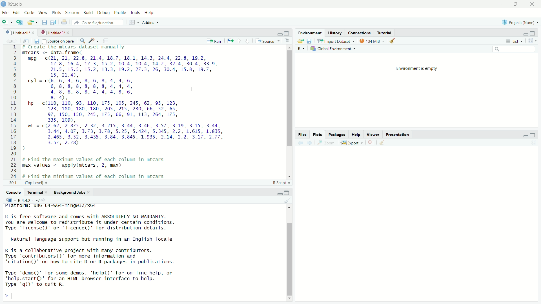 Image resolution: width=541 pixels, height=304 pixels. Describe the element at coordinates (105, 41) in the screenshot. I see `notes` at that location.